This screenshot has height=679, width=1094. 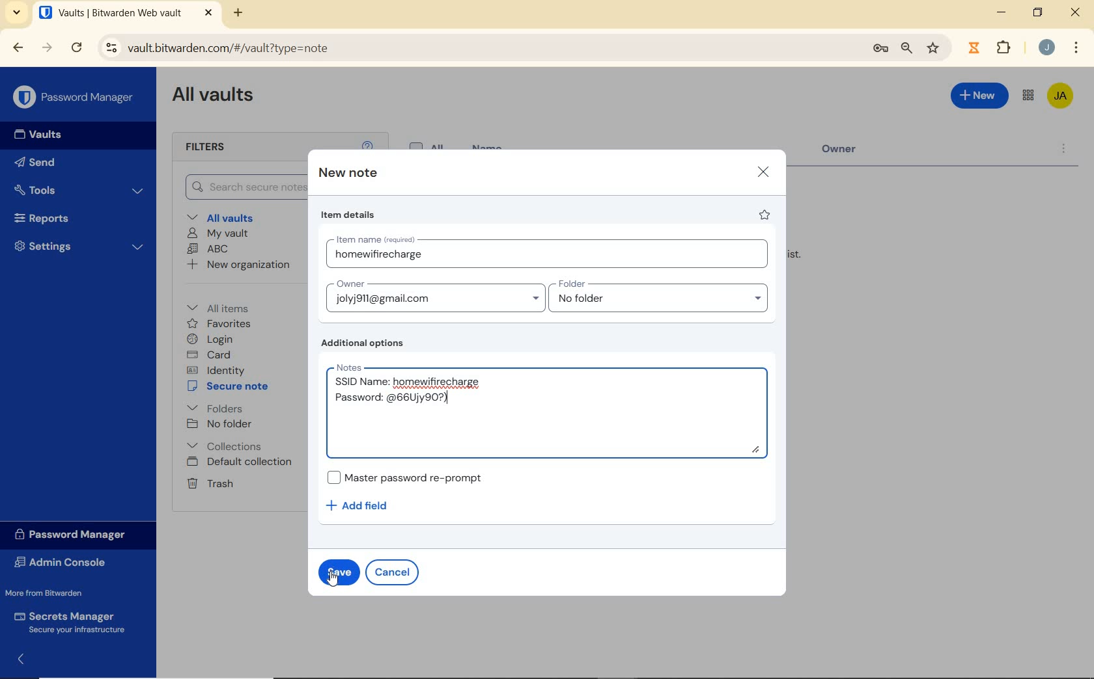 What do you see at coordinates (208, 250) in the screenshot?
I see `ABC` at bounding box center [208, 250].